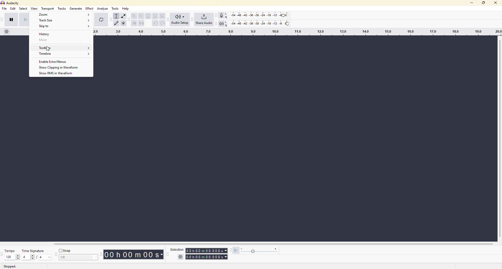 The image size is (502, 269). Describe the element at coordinates (33, 257) in the screenshot. I see `values` at that location.